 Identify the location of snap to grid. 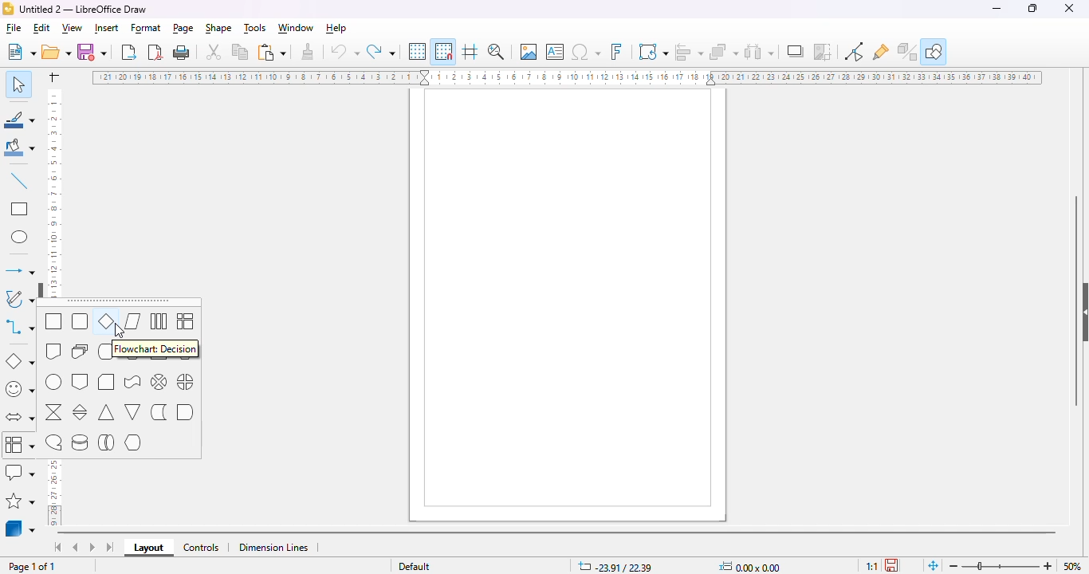
(444, 51).